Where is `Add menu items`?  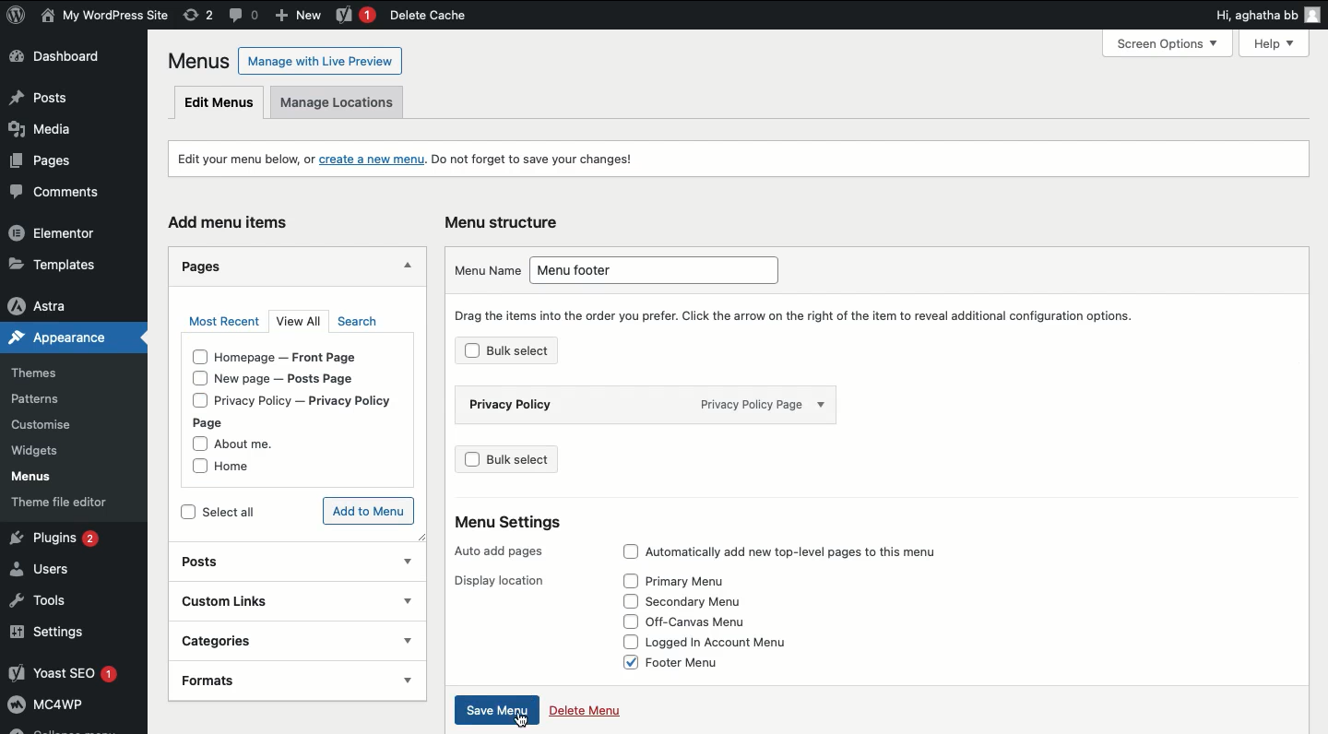
Add menu items is located at coordinates (232, 221).